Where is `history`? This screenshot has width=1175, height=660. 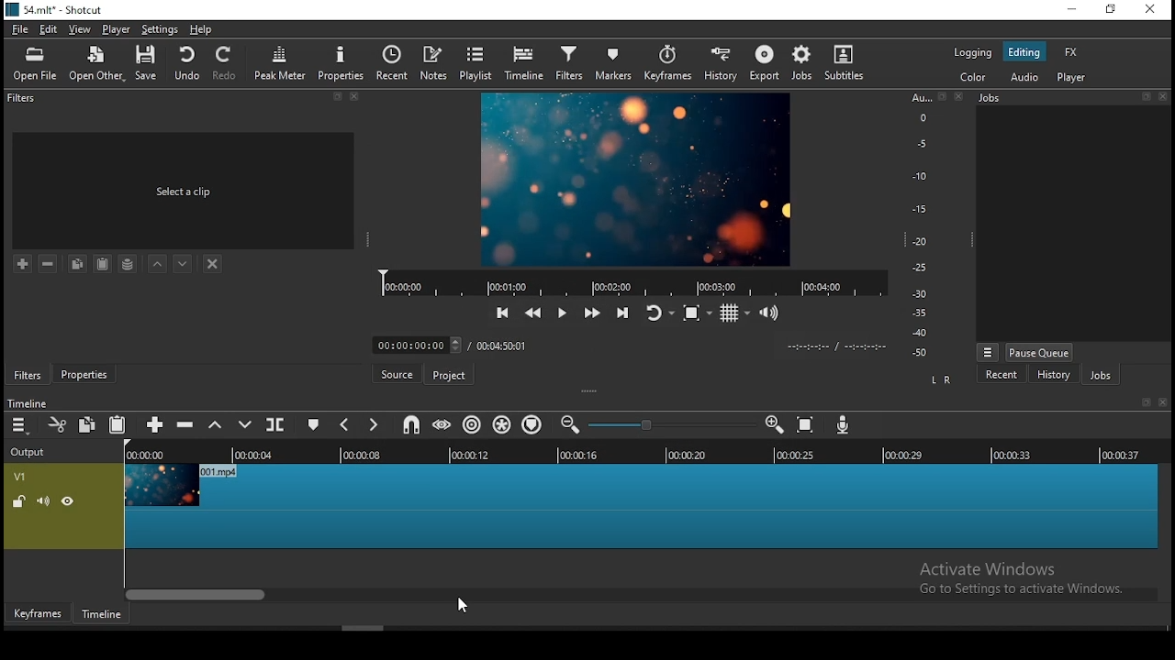
history is located at coordinates (1053, 377).